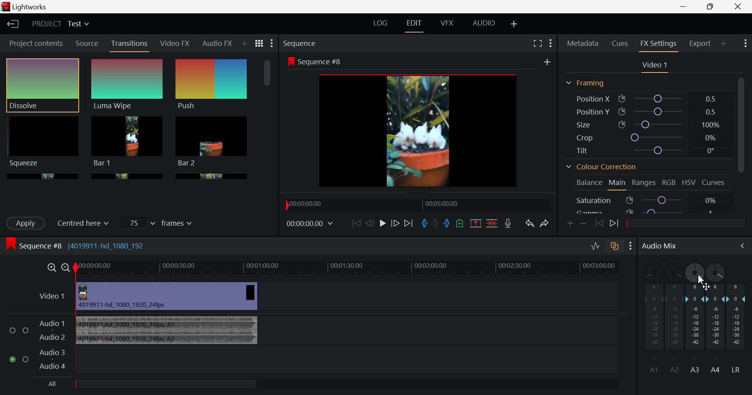 The width and height of the screenshot is (752, 395). Describe the element at coordinates (355, 268) in the screenshot. I see `Timeline Track` at that location.